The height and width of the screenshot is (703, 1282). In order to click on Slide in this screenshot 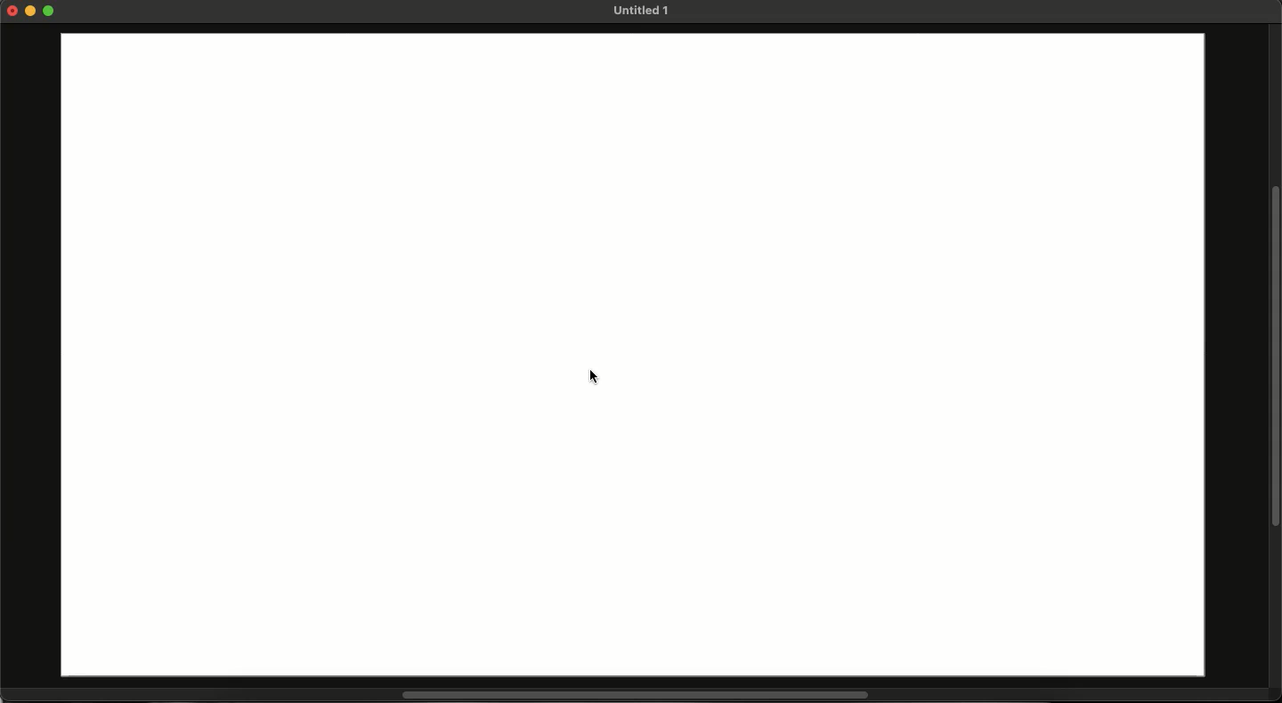, I will do `click(634, 357)`.